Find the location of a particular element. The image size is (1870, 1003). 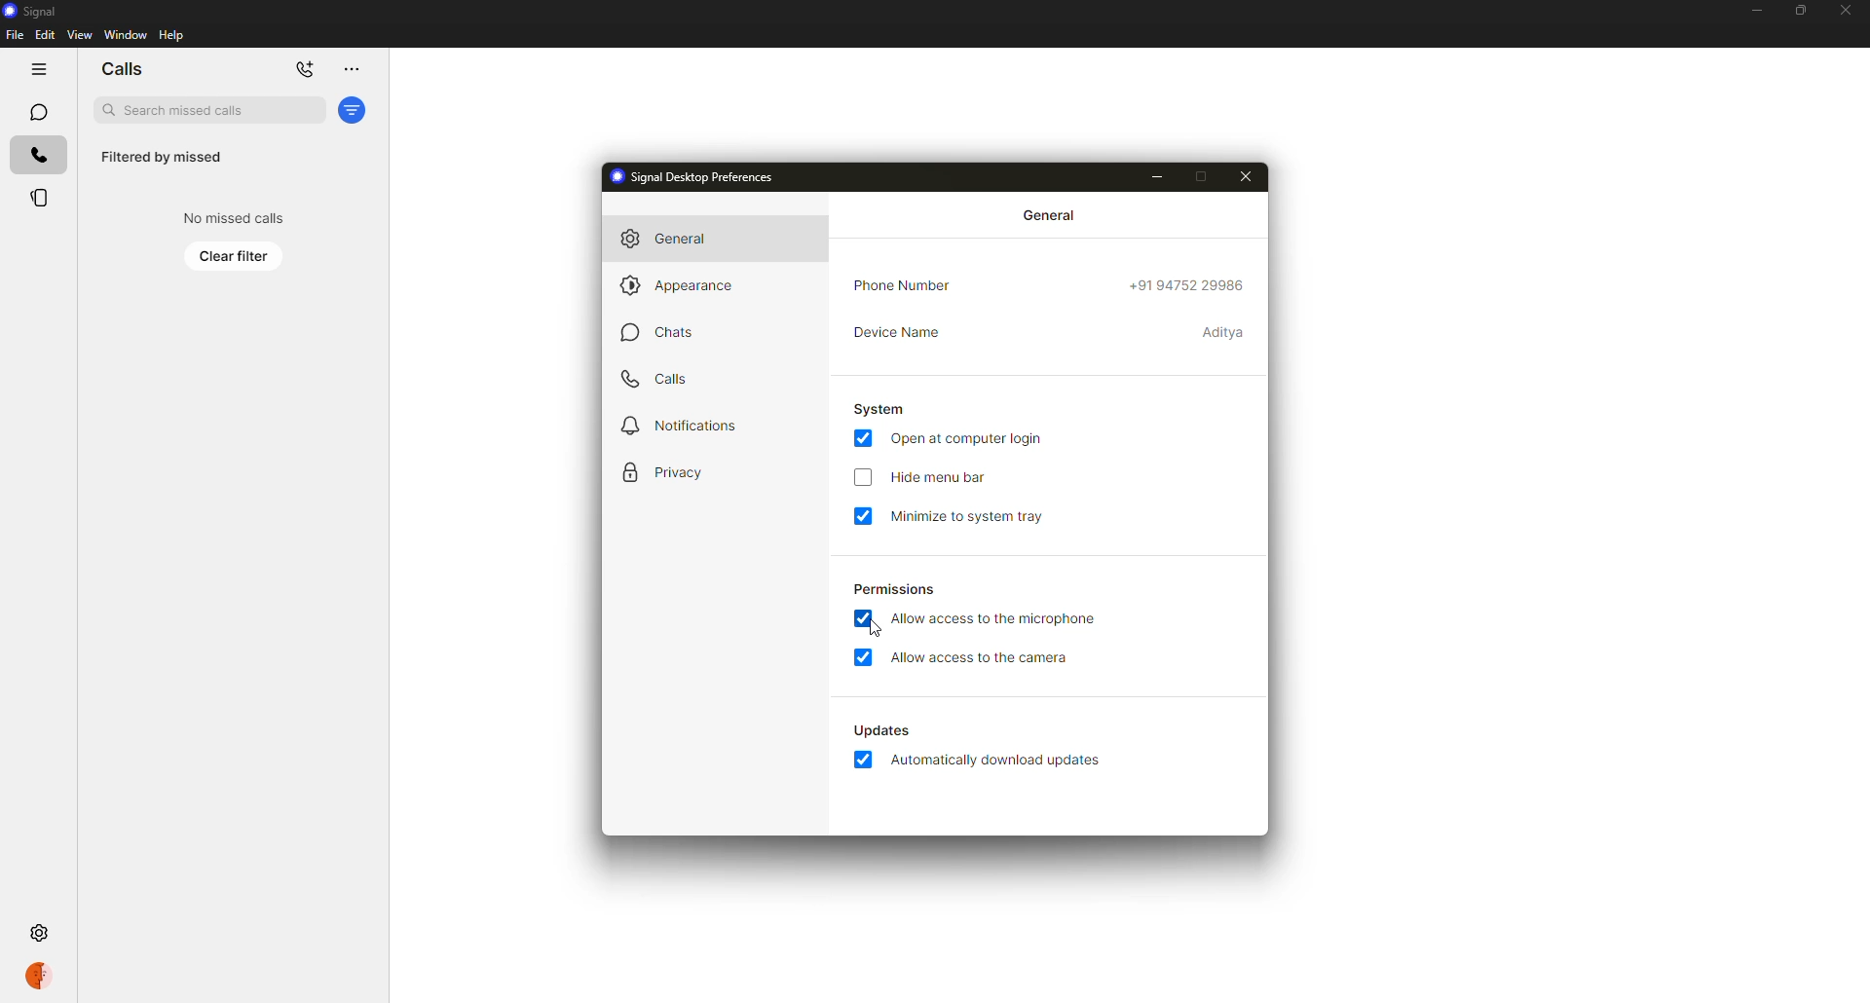

minimize is located at coordinates (1153, 175).